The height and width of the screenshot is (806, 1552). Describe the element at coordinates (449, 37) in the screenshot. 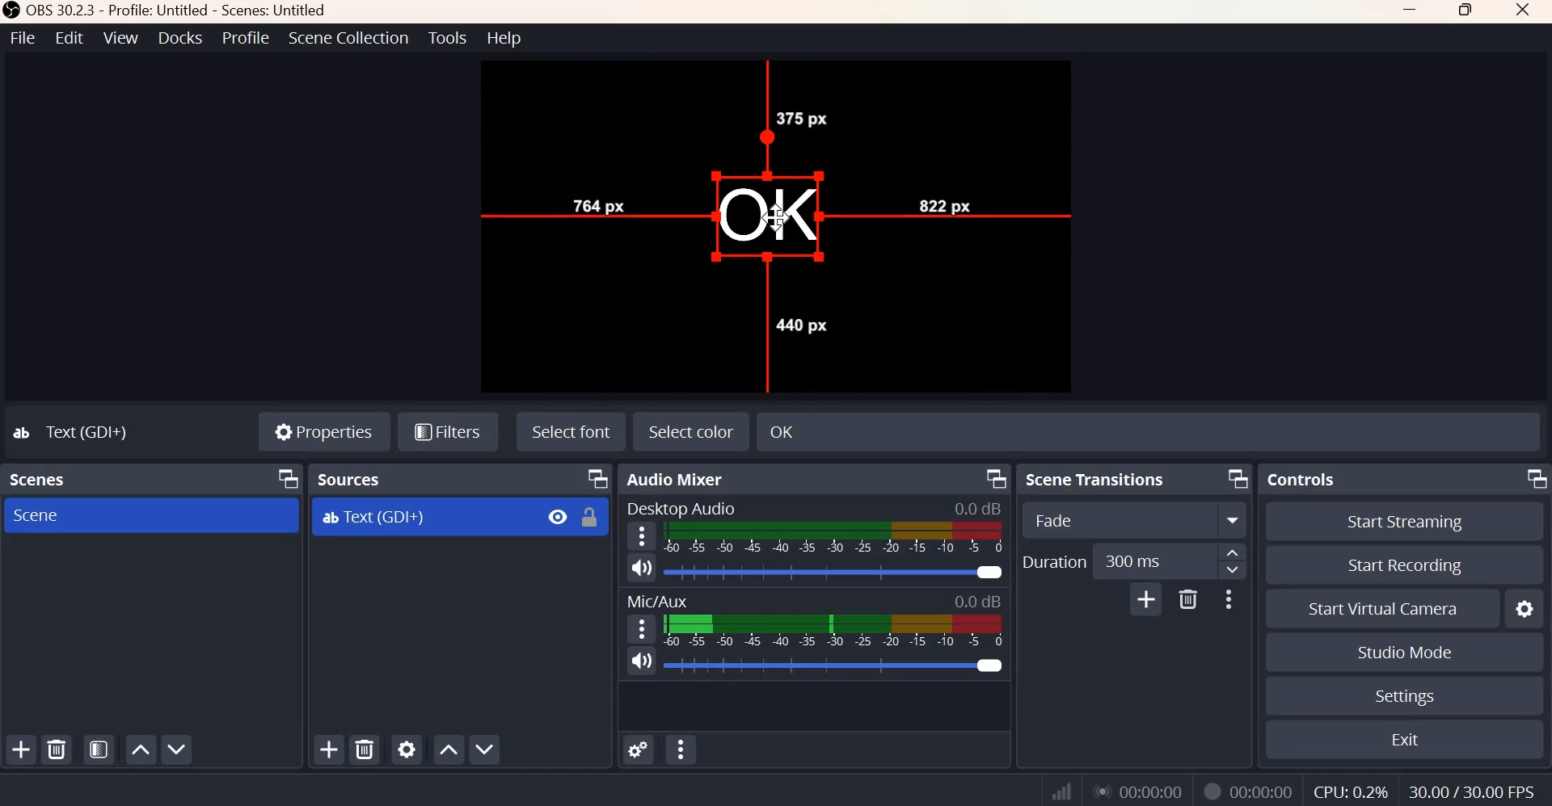

I see `Tools` at that location.